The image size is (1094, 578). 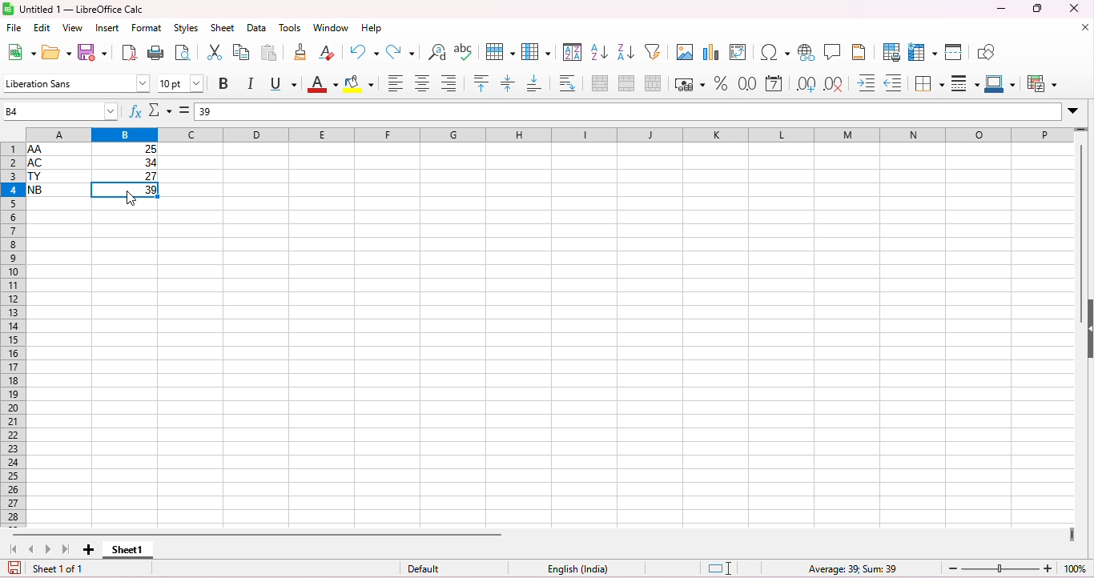 I want to click on print preview, so click(x=184, y=53).